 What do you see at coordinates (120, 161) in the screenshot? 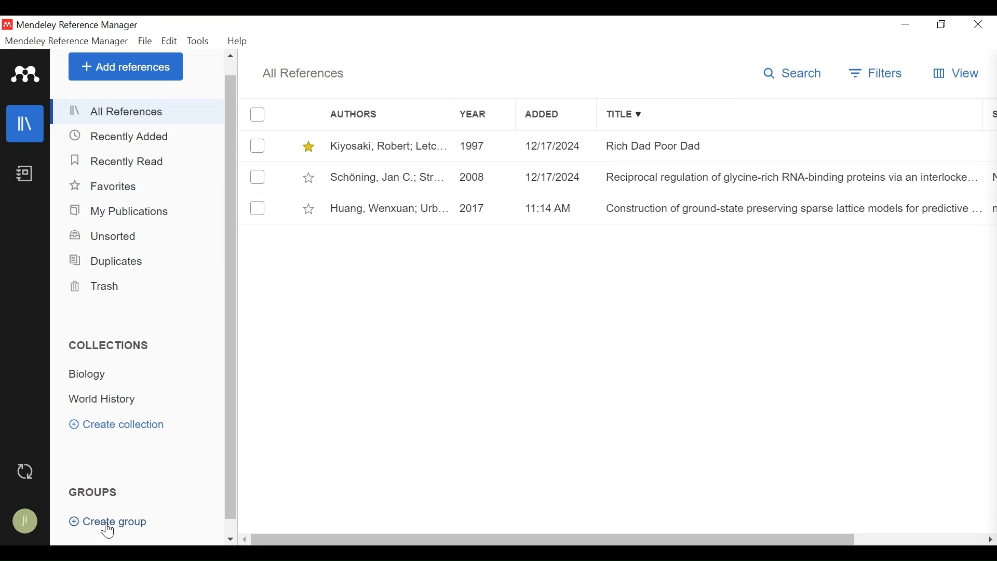
I see `Recently Added` at bounding box center [120, 161].